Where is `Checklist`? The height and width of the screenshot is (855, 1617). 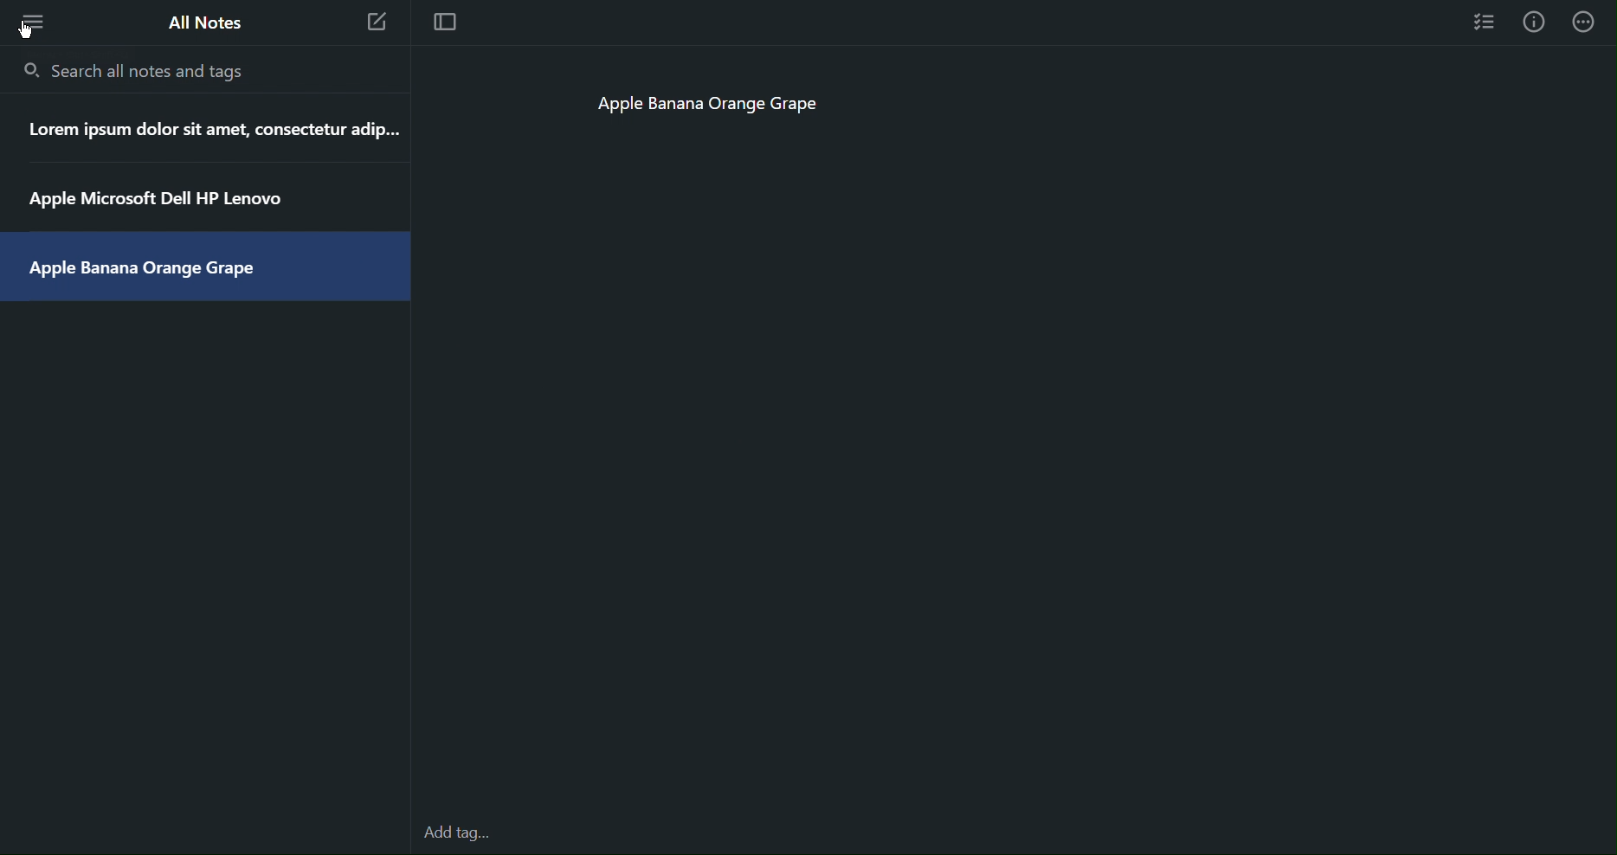 Checklist is located at coordinates (1485, 21).